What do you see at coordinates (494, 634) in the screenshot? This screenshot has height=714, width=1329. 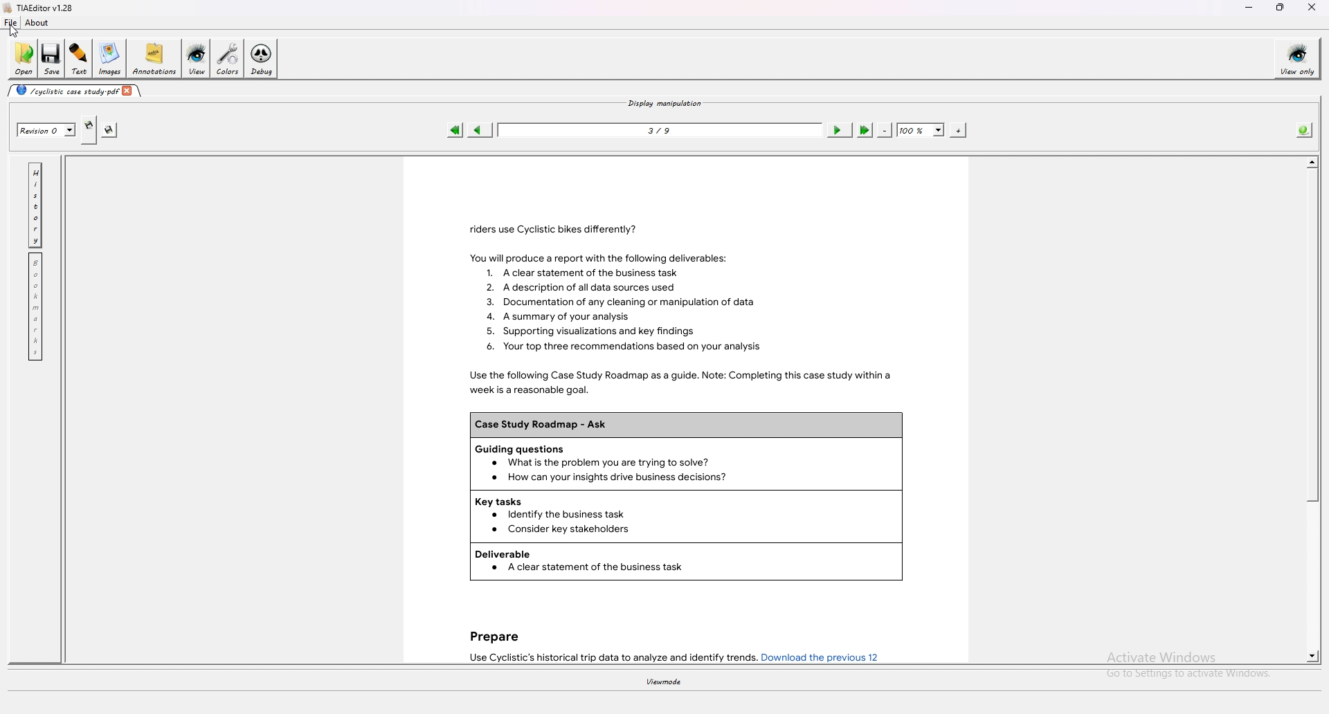 I see `Prepare` at bounding box center [494, 634].